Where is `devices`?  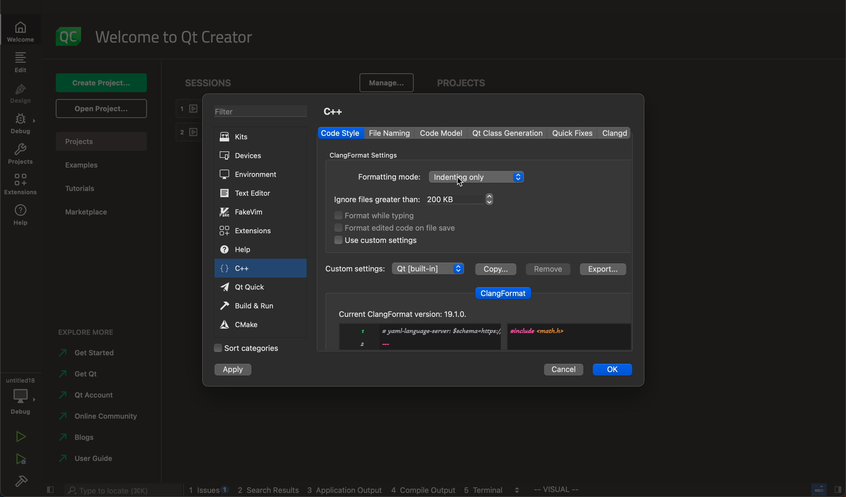 devices is located at coordinates (249, 156).